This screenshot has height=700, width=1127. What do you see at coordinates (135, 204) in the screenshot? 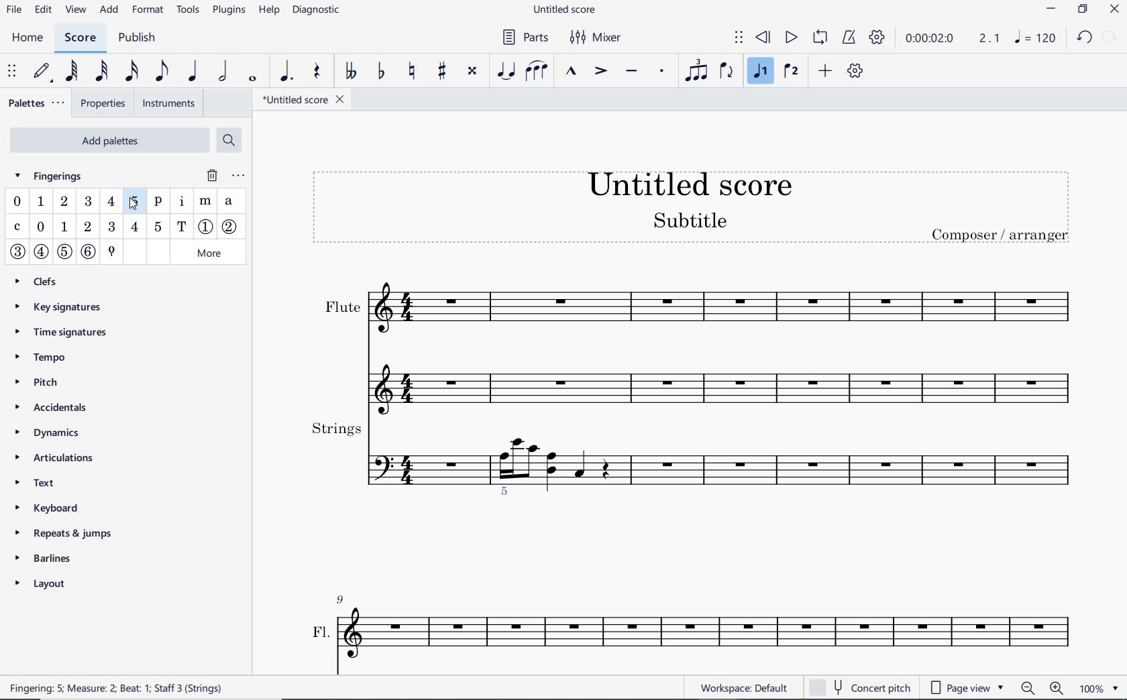
I see `fingering 5` at bounding box center [135, 204].